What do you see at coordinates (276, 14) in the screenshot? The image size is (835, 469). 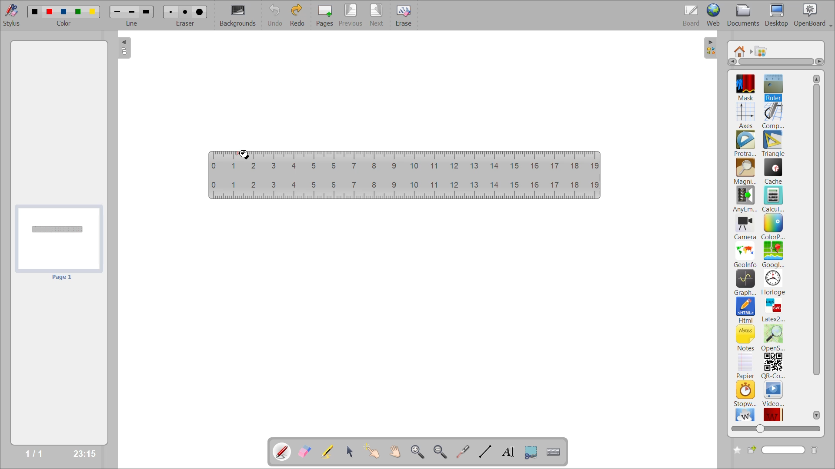 I see `undo` at bounding box center [276, 14].